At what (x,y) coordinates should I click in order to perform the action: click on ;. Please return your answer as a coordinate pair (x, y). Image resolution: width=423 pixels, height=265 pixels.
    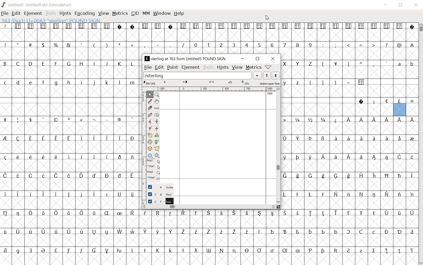
    Looking at the image, I should click on (336, 45).